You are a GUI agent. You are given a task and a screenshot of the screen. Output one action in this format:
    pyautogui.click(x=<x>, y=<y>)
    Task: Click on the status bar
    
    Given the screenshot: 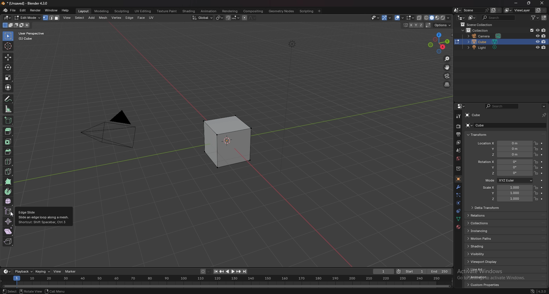 What is the action you would take?
    pyautogui.click(x=52, y=291)
    